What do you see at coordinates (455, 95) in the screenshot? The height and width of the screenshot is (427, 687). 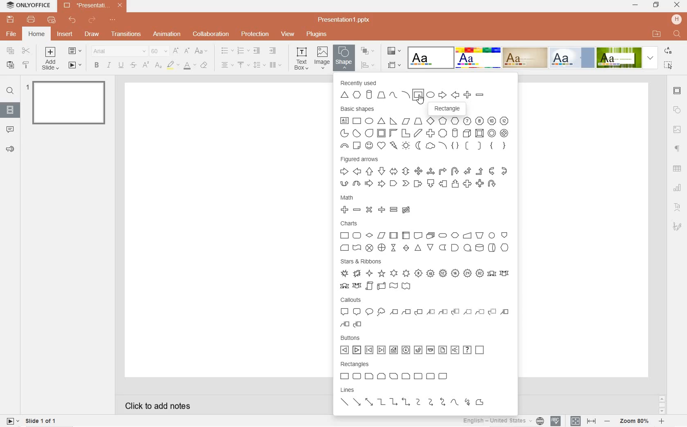 I see `Left Arrow` at bounding box center [455, 95].